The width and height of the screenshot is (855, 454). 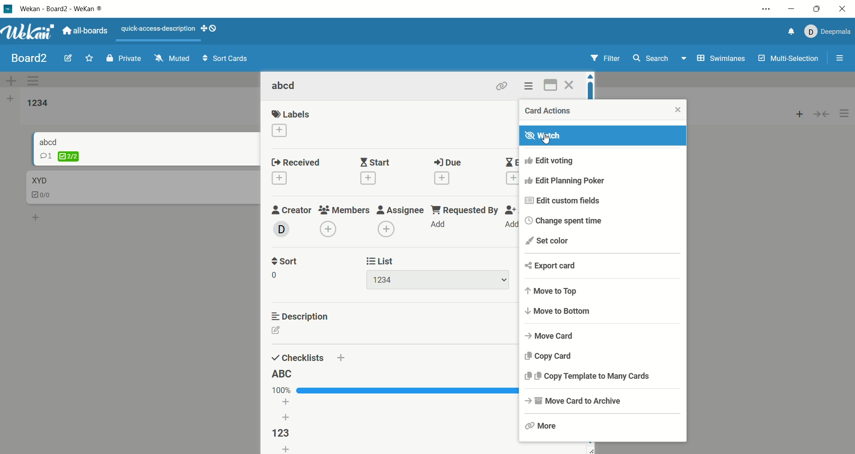 What do you see at coordinates (816, 8) in the screenshot?
I see `maximize` at bounding box center [816, 8].